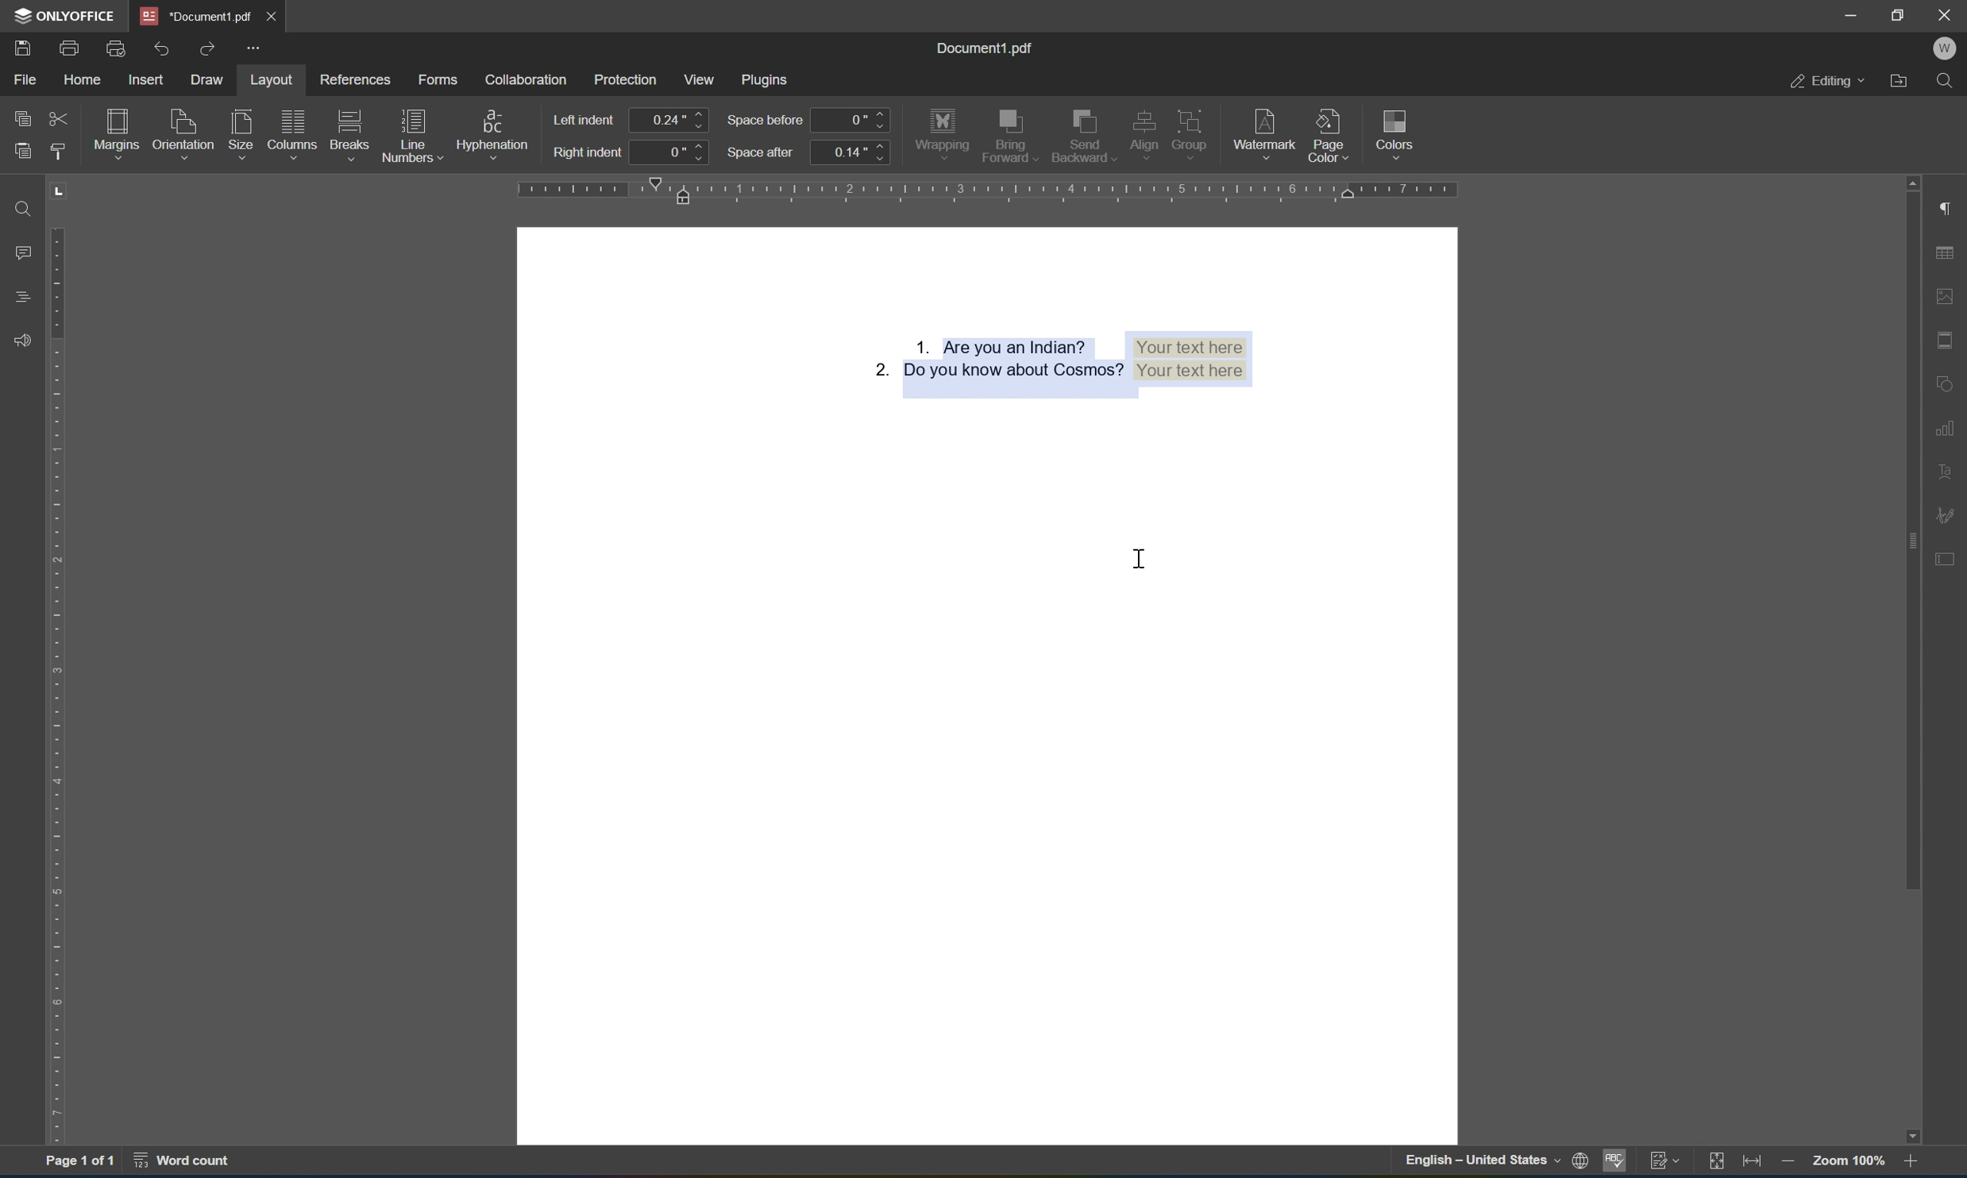 Image resolution: width=1967 pixels, height=1178 pixels. I want to click on undo, so click(167, 48).